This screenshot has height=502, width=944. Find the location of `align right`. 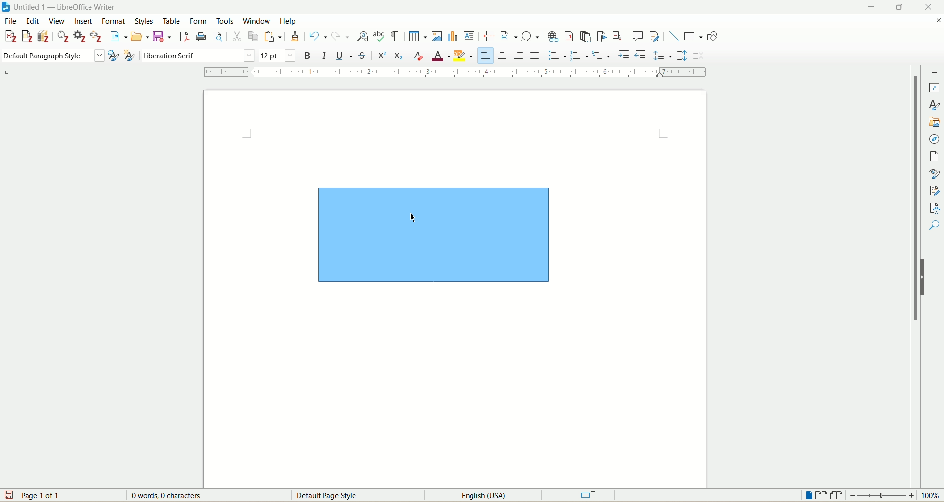

align right is located at coordinates (519, 56).